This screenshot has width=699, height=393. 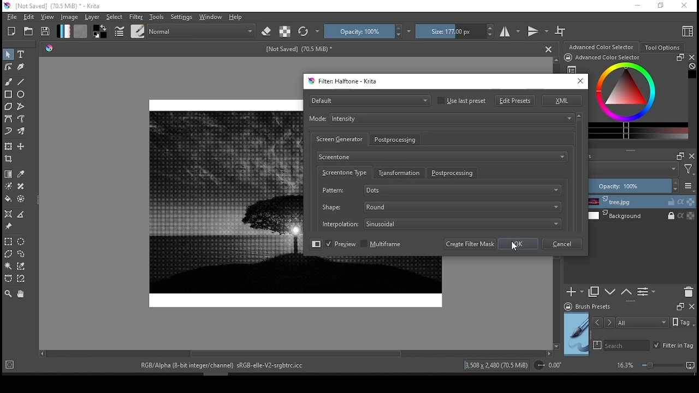 What do you see at coordinates (49, 49) in the screenshot?
I see `Picker` at bounding box center [49, 49].